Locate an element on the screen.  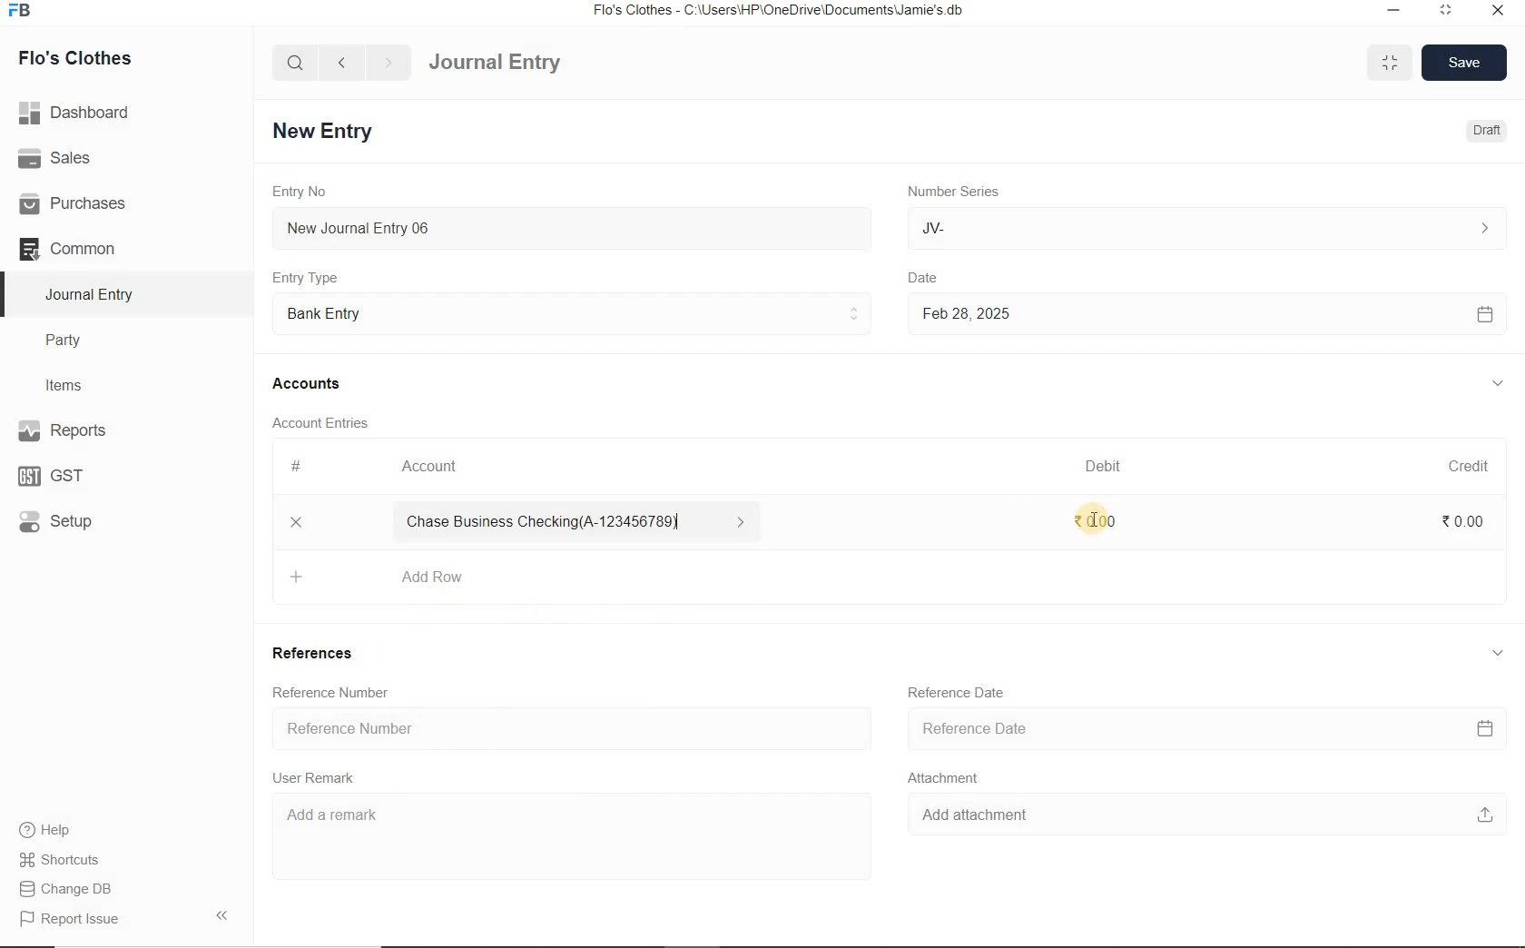
Draft is located at coordinates (1483, 131).